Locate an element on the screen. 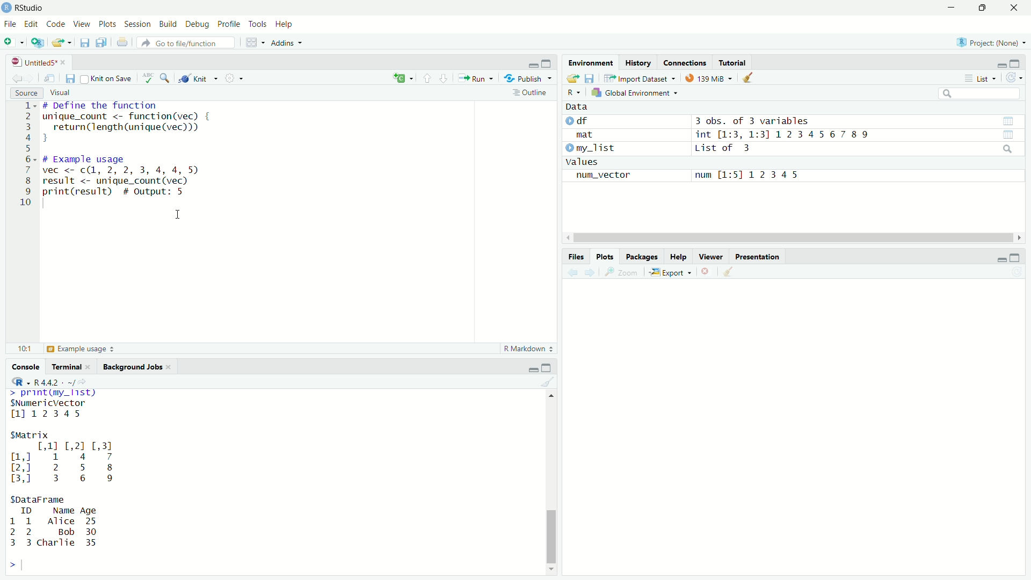 This screenshot has height=580, width=1031. find and replace is located at coordinates (168, 79).